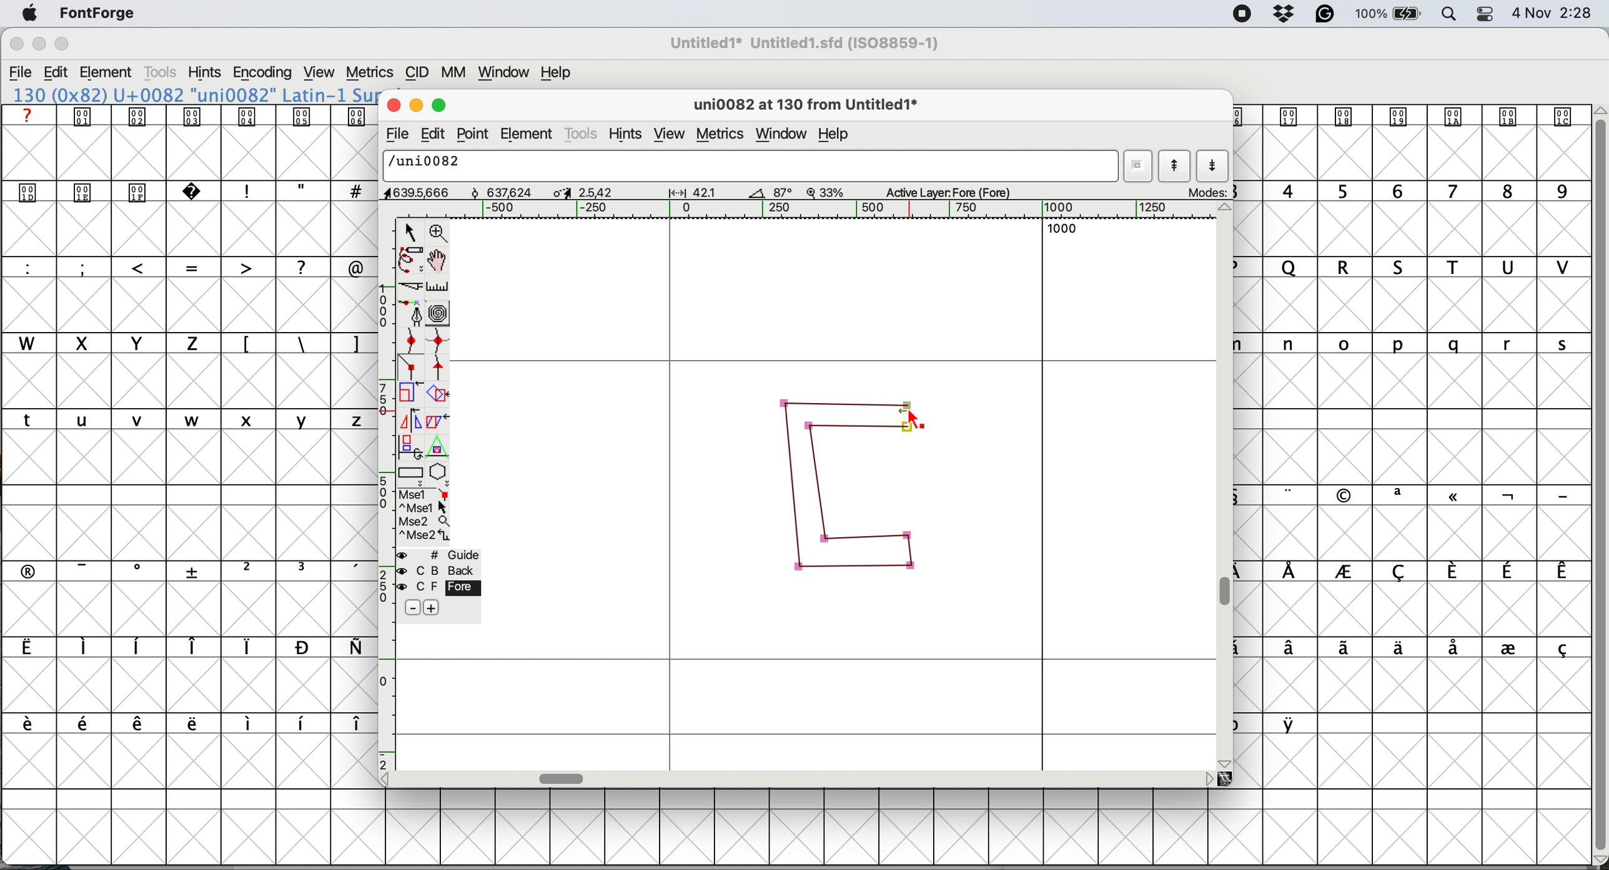 The width and height of the screenshot is (1609, 870). What do you see at coordinates (192, 116) in the screenshot?
I see `symbols` at bounding box center [192, 116].